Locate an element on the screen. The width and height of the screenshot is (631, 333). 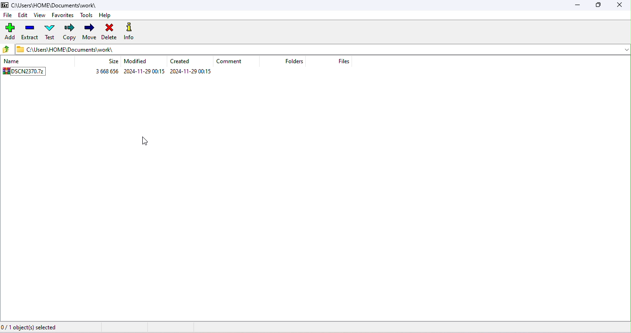
0/1 objects selected is located at coordinates (31, 327).